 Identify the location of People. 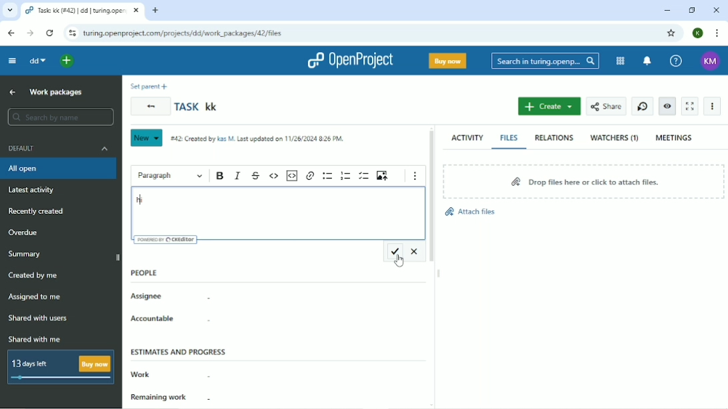
(149, 270).